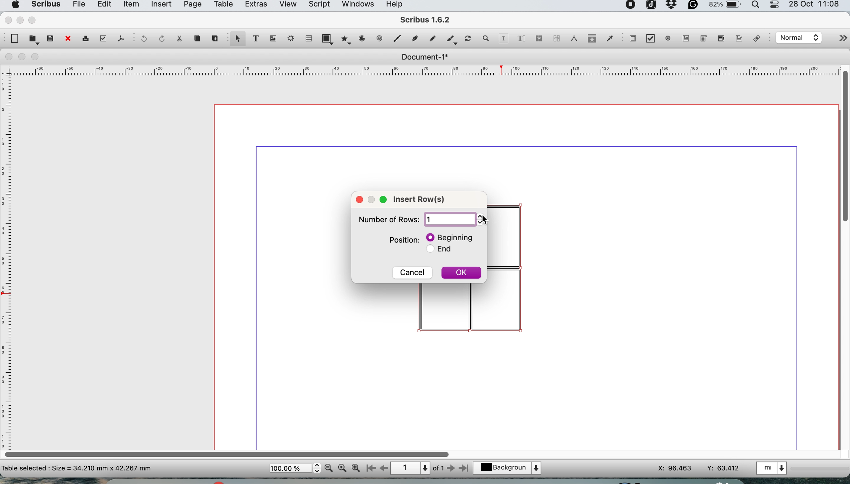  Describe the element at coordinates (198, 39) in the screenshot. I see `copy` at that location.